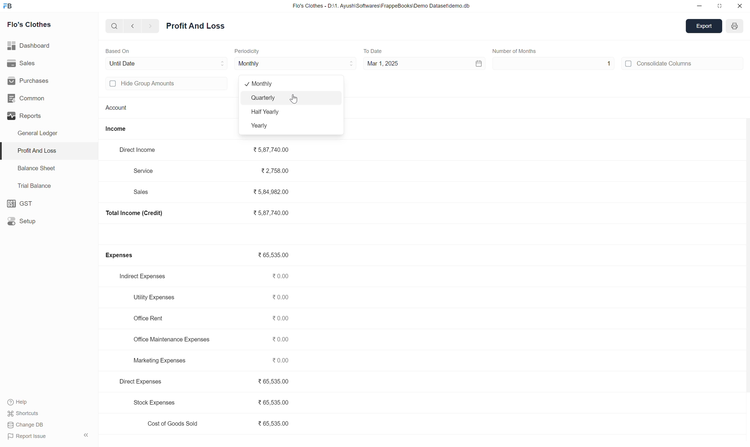 The image size is (750, 447). I want to click on Direct Expenses, so click(145, 382).